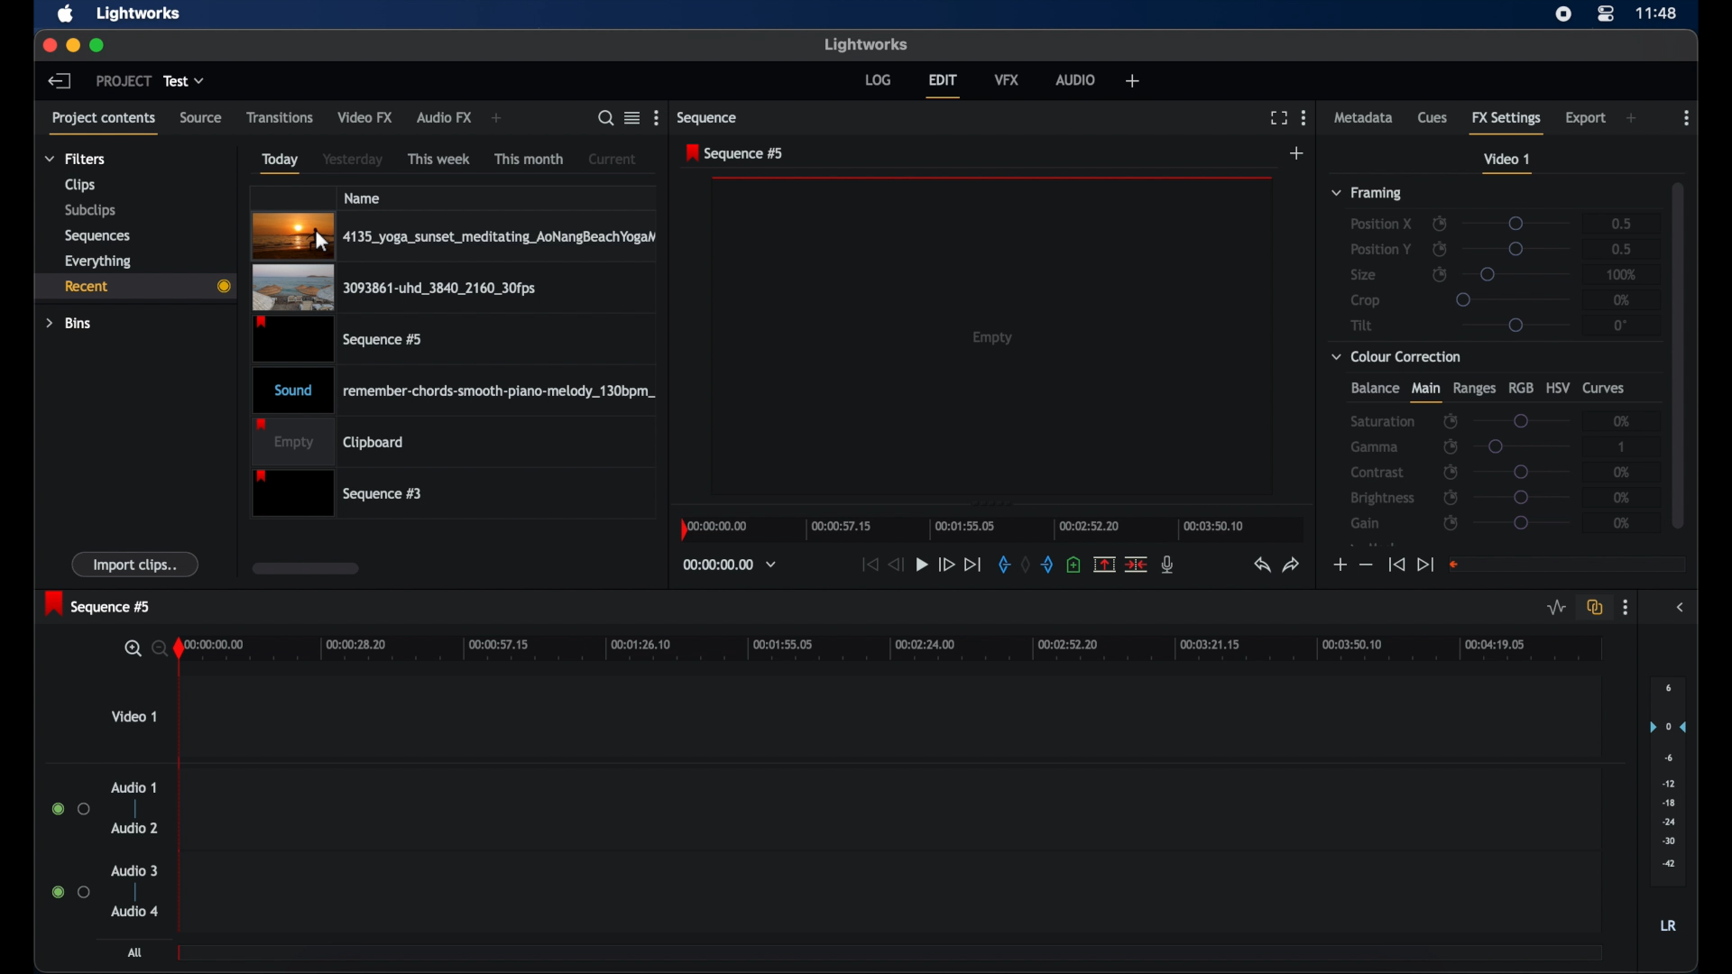 Image resolution: width=1732 pixels, height=974 pixels. Describe the element at coordinates (1687, 118) in the screenshot. I see `more options` at that location.